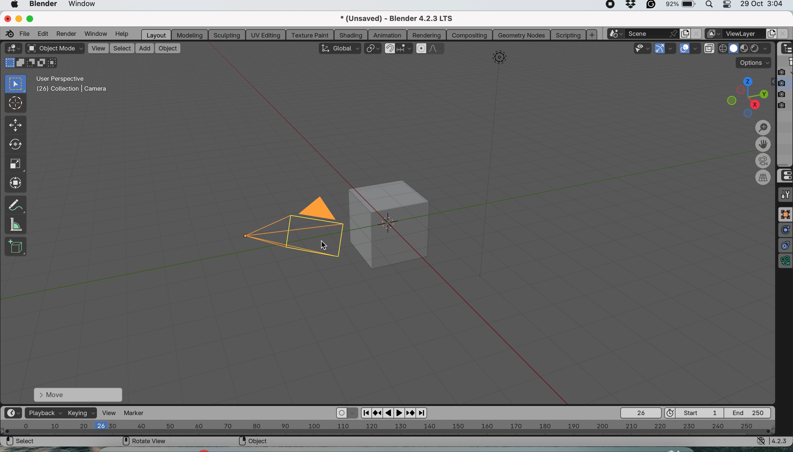  Describe the element at coordinates (781, 441) in the screenshot. I see `4.2.3 version` at that location.